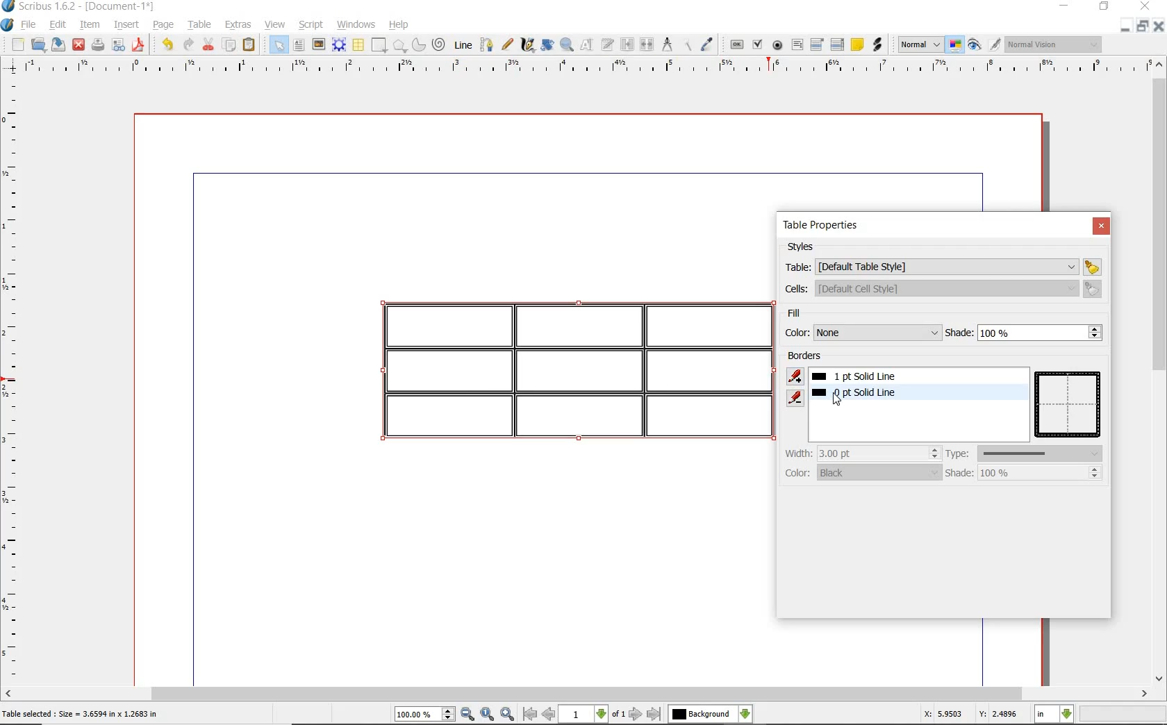 The height and width of the screenshot is (725, 1167). I want to click on edit content of frame, so click(587, 45).